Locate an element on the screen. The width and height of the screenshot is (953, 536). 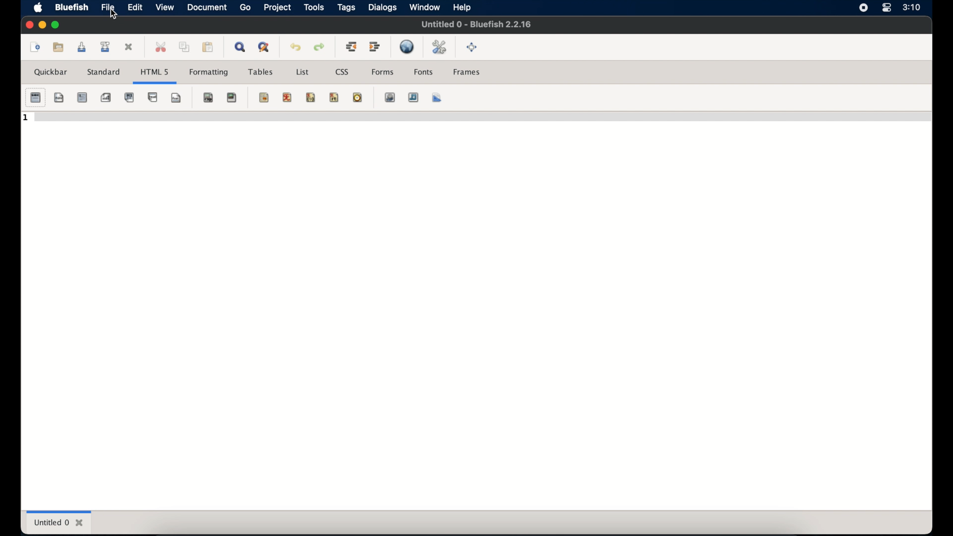
footer is located at coordinates (176, 98).